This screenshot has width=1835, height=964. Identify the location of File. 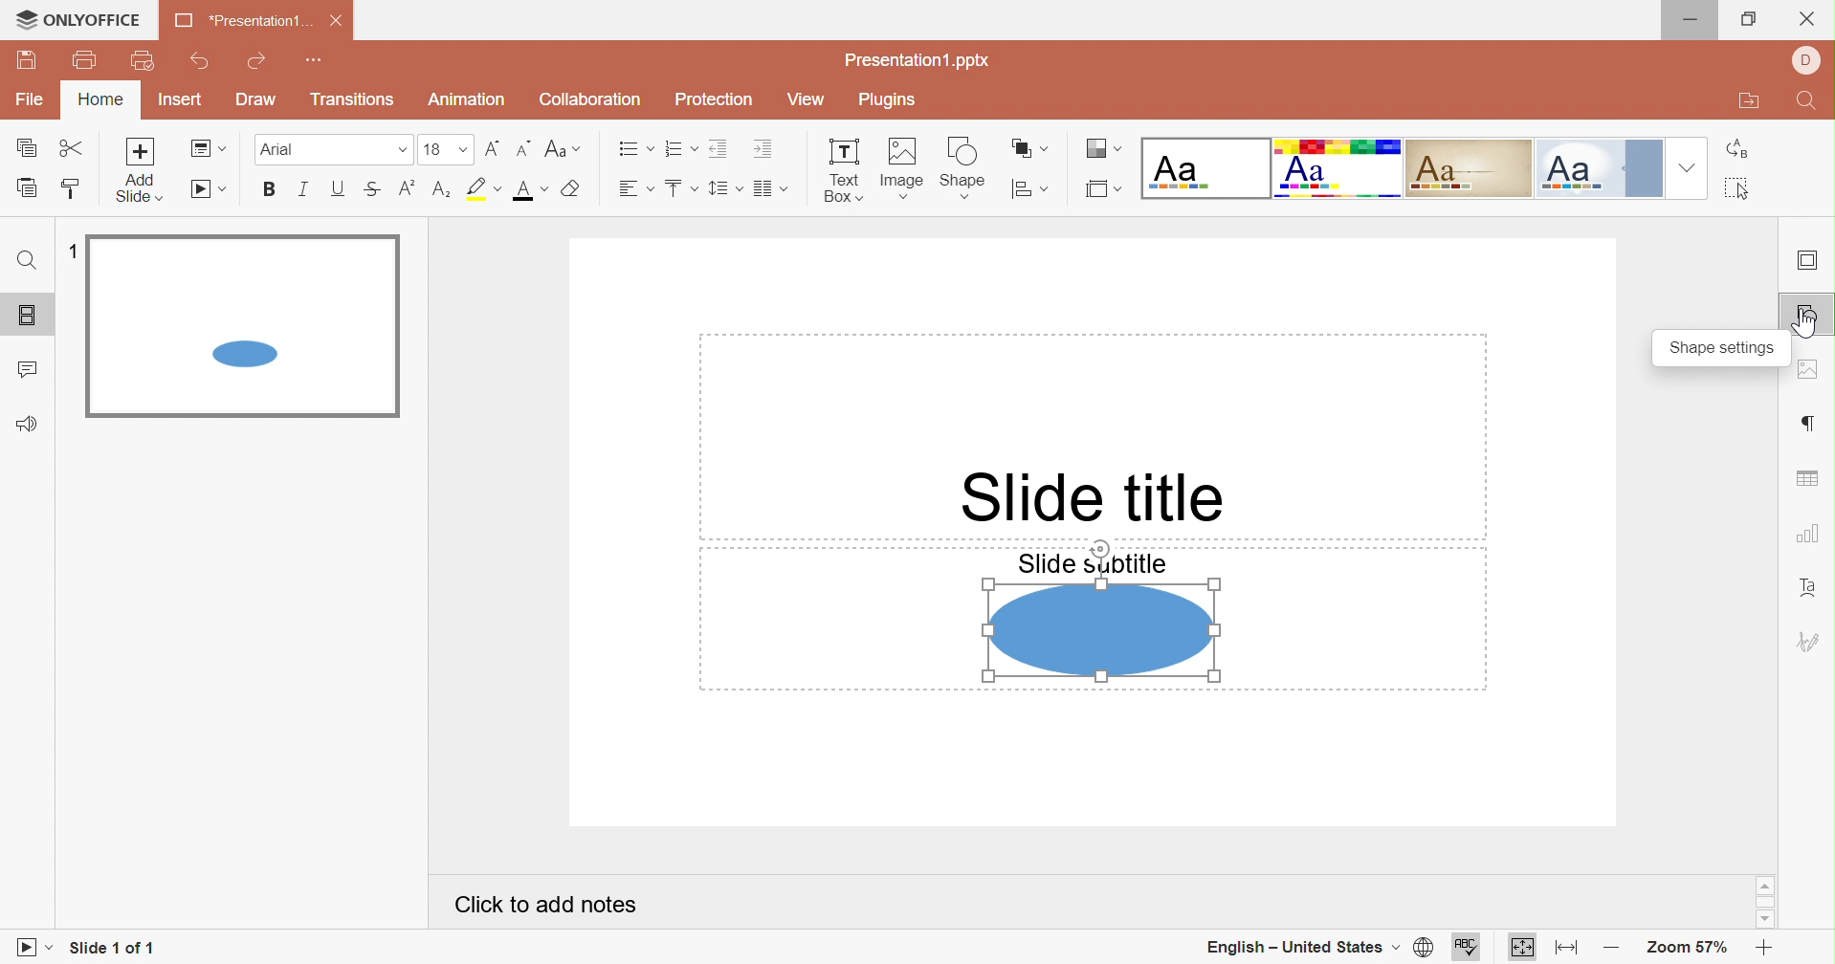
(30, 100).